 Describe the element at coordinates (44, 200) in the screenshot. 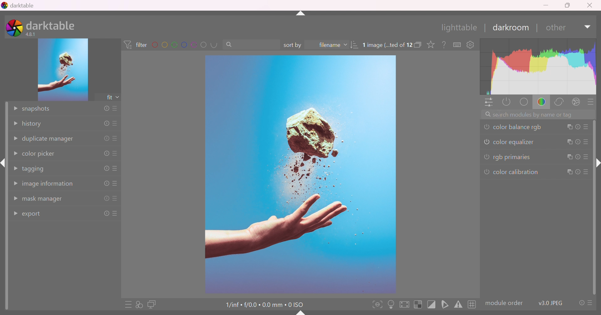

I see `mask manager` at that location.